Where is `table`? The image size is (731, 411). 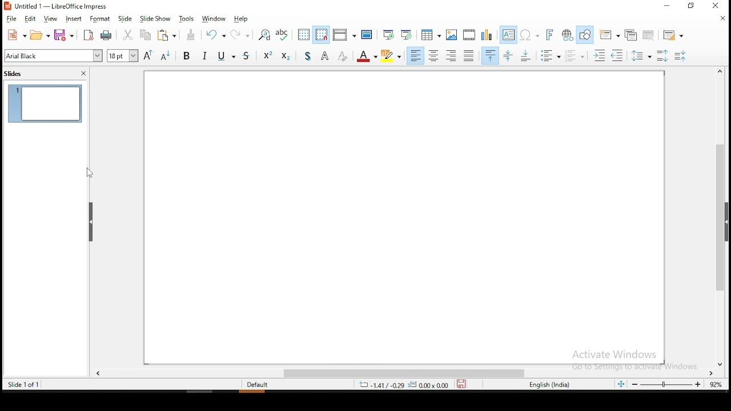 table is located at coordinates (430, 34).